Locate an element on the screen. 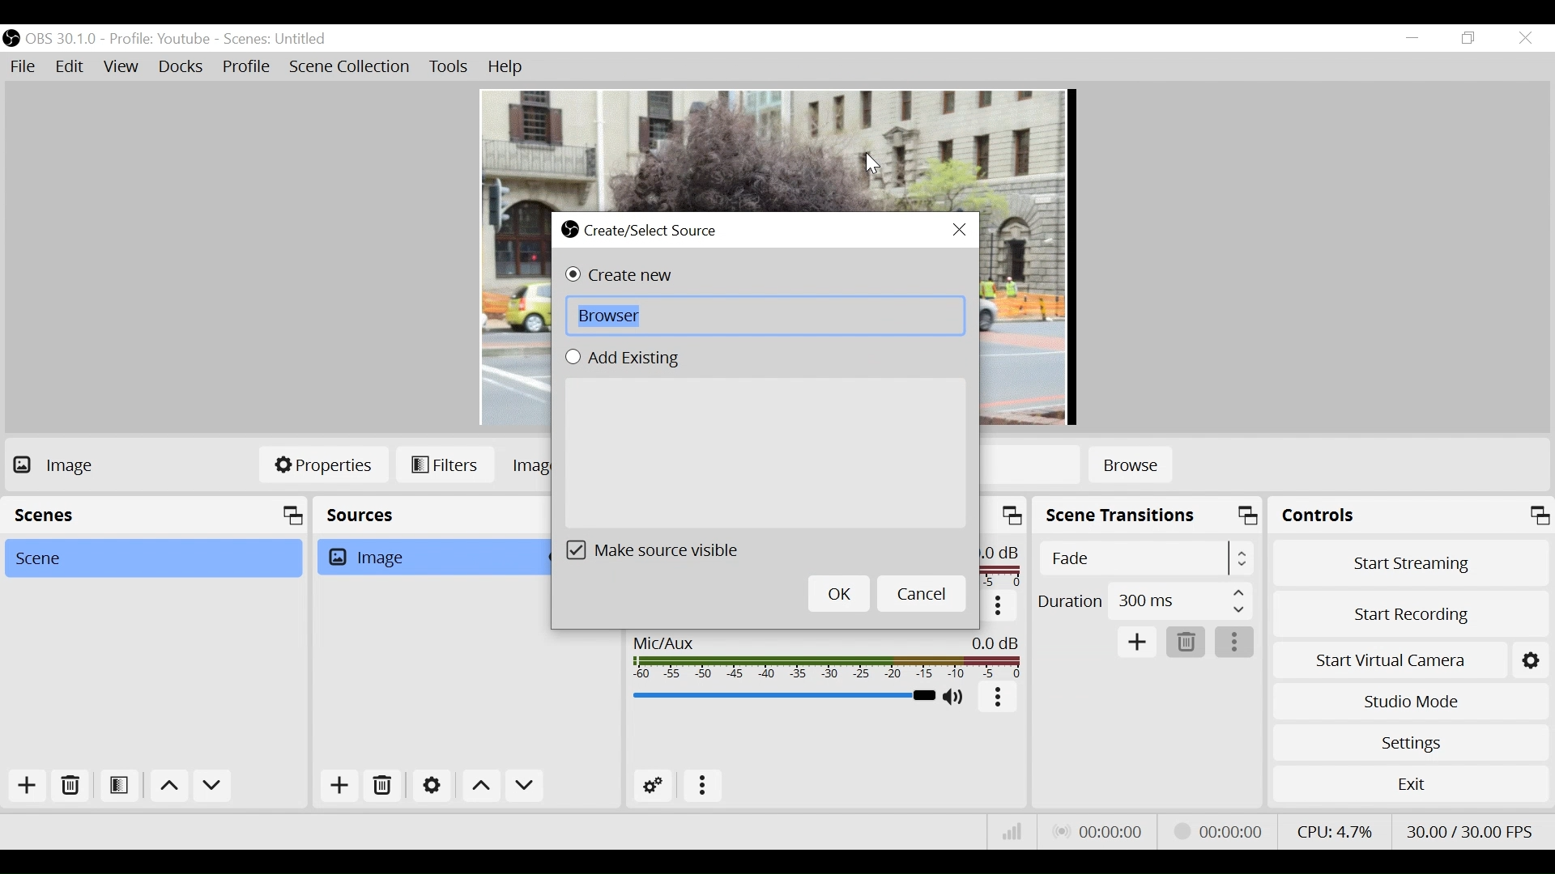 This screenshot has height=874, width=1555. View is located at coordinates (121, 69).